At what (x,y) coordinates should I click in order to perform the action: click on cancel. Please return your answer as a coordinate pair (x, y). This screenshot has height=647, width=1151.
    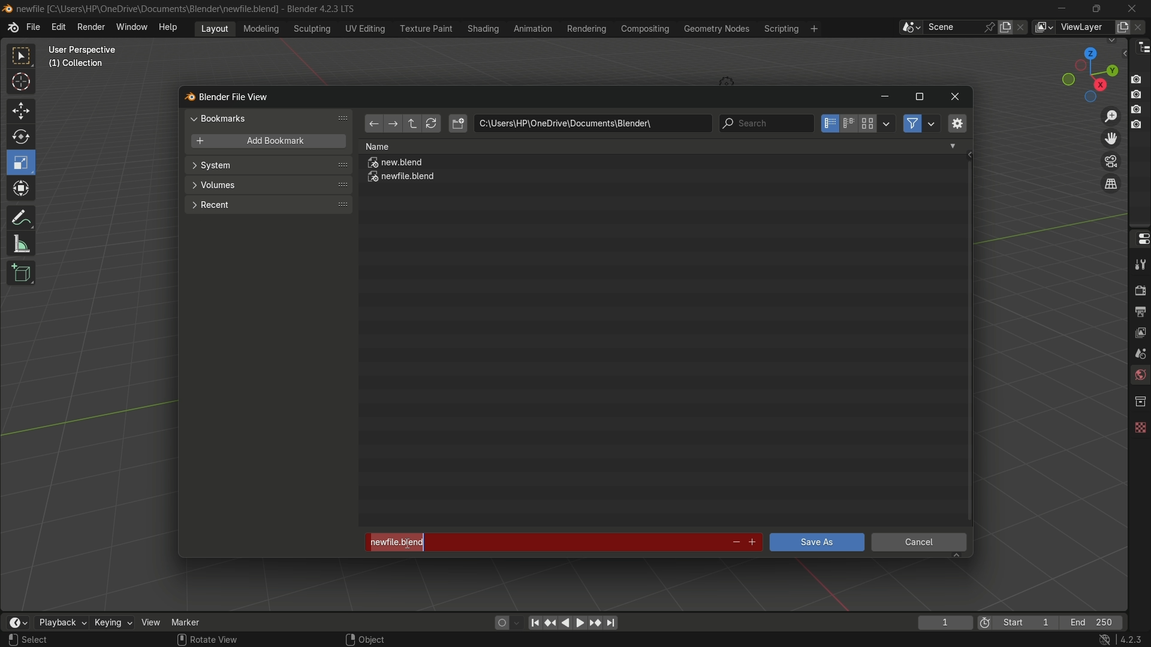
    Looking at the image, I should click on (920, 544).